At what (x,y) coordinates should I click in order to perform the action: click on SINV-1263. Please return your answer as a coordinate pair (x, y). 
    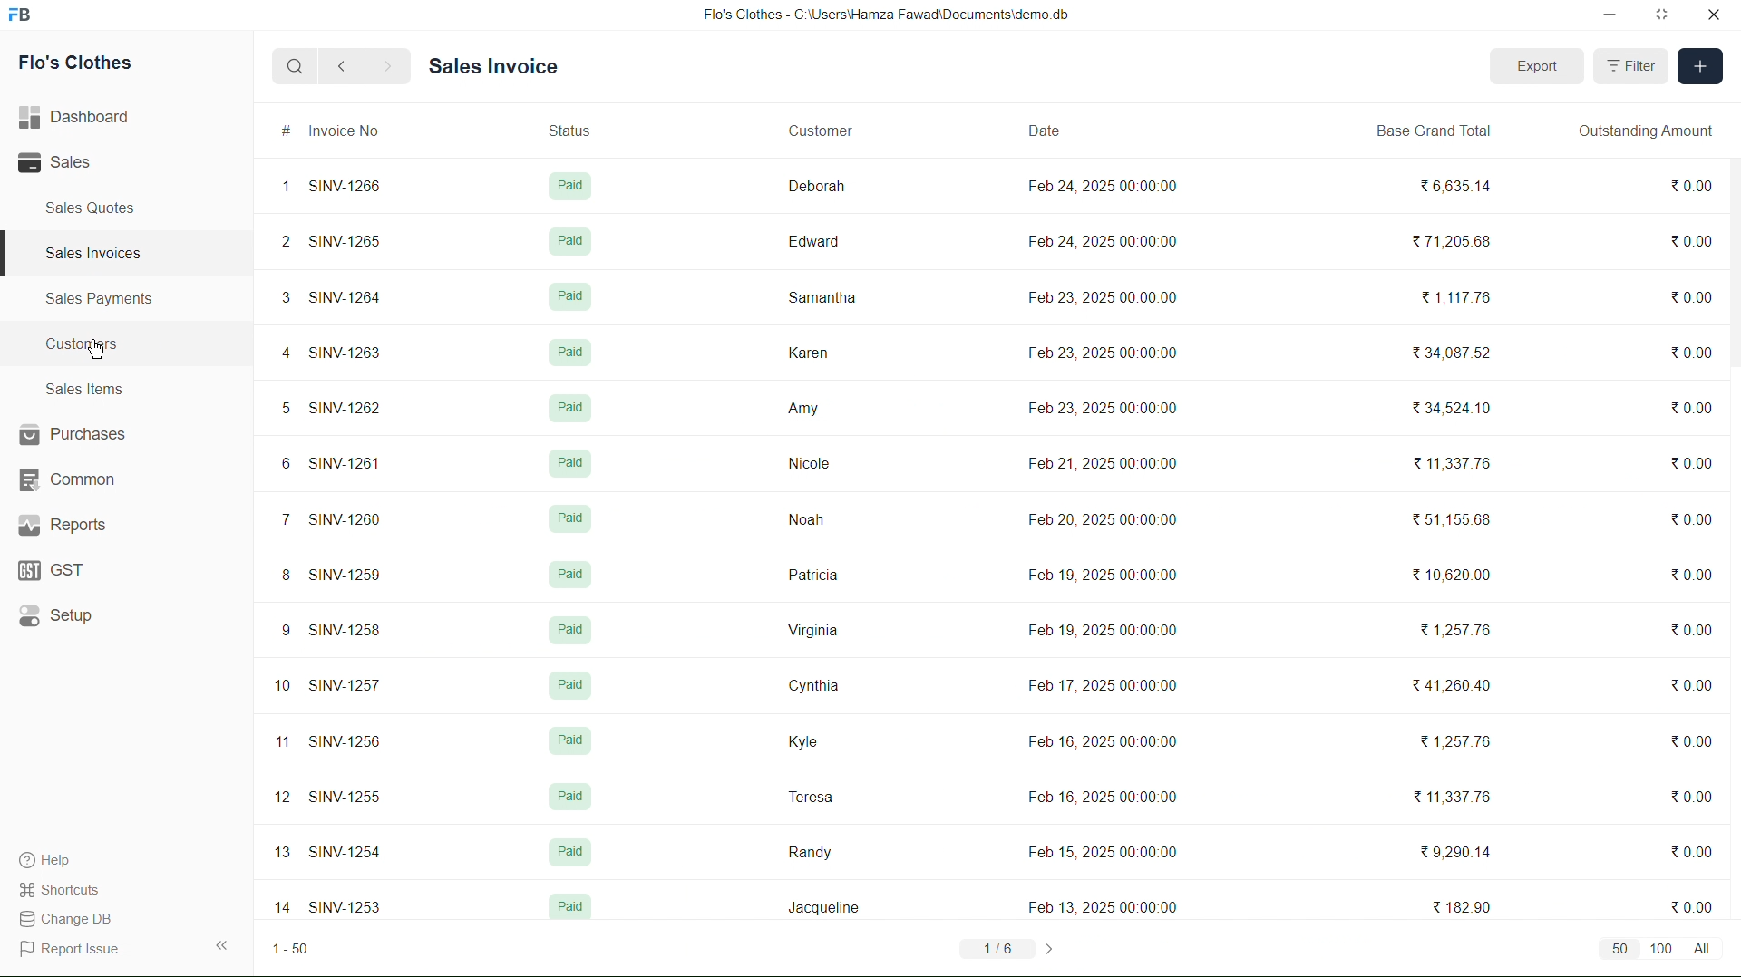
    Looking at the image, I should click on (342, 351).